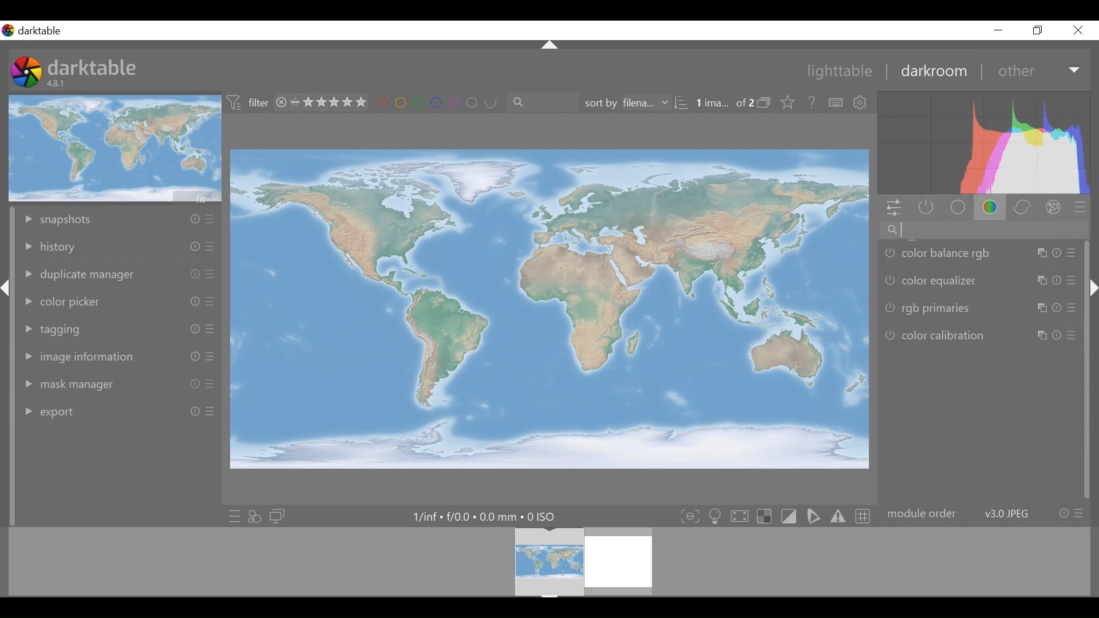 The image size is (1099, 618). Describe the element at coordinates (983, 306) in the screenshot. I see `rgb primaries` at that location.